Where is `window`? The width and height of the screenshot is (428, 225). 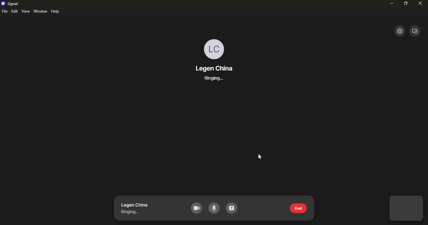
window is located at coordinates (40, 11).